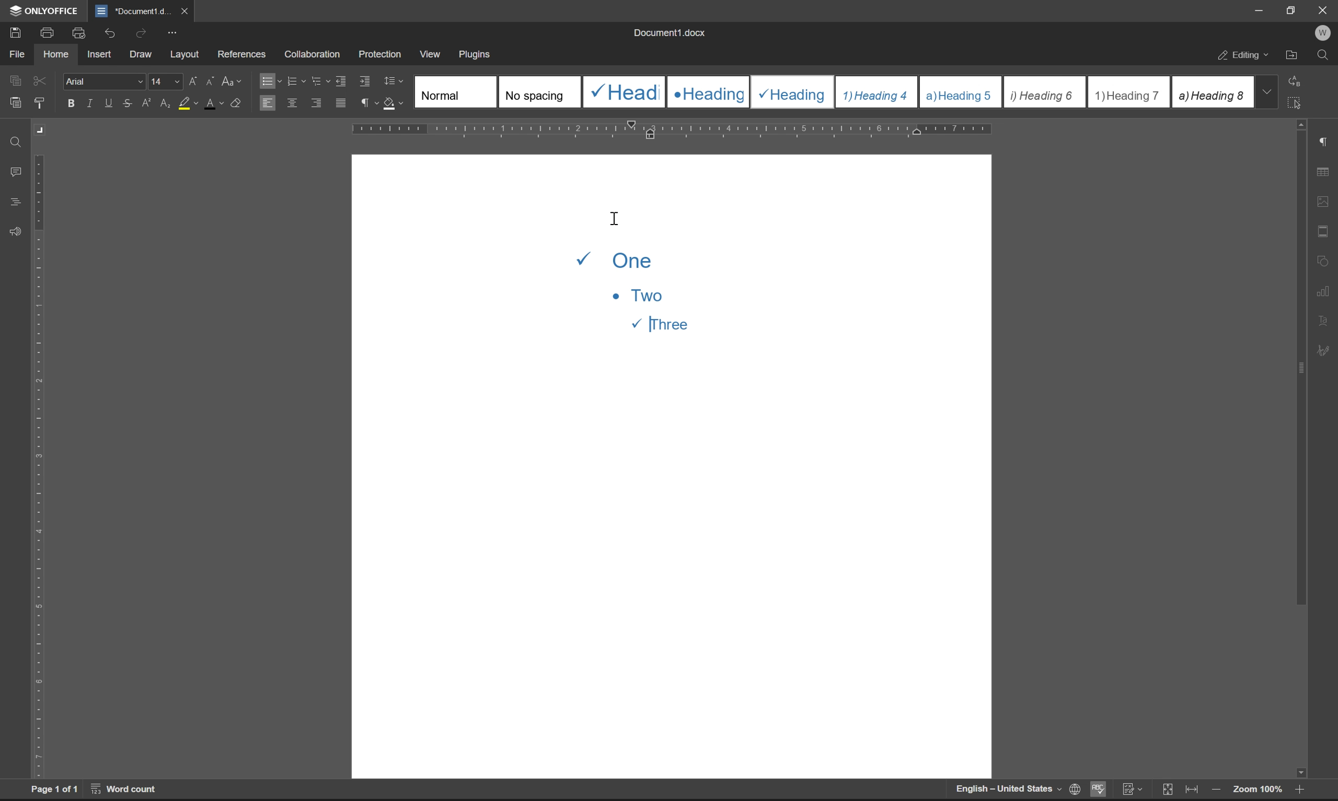  I want to click on justified, so click(342, 103).